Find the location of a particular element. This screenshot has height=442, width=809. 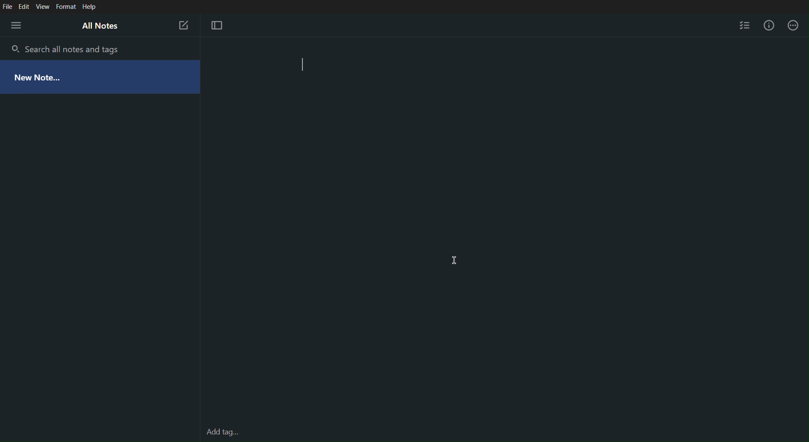

Info is located at coordinates (769, 24).